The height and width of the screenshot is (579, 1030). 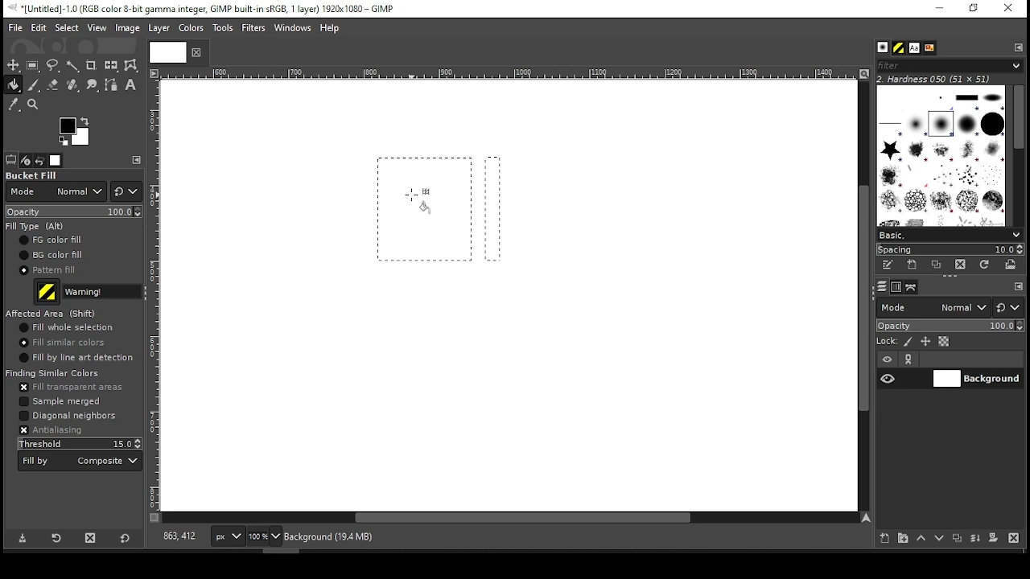 I want to click on scroll bar, so click(x=1018, y=154).